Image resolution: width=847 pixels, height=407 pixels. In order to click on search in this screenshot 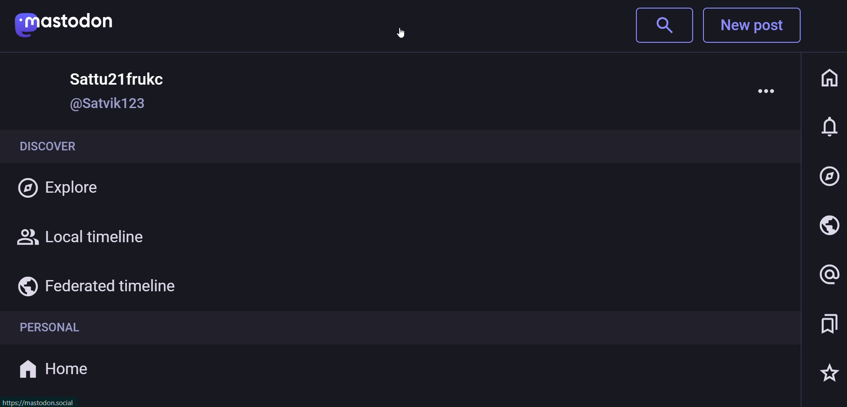, I will do `click(662, 25)`.